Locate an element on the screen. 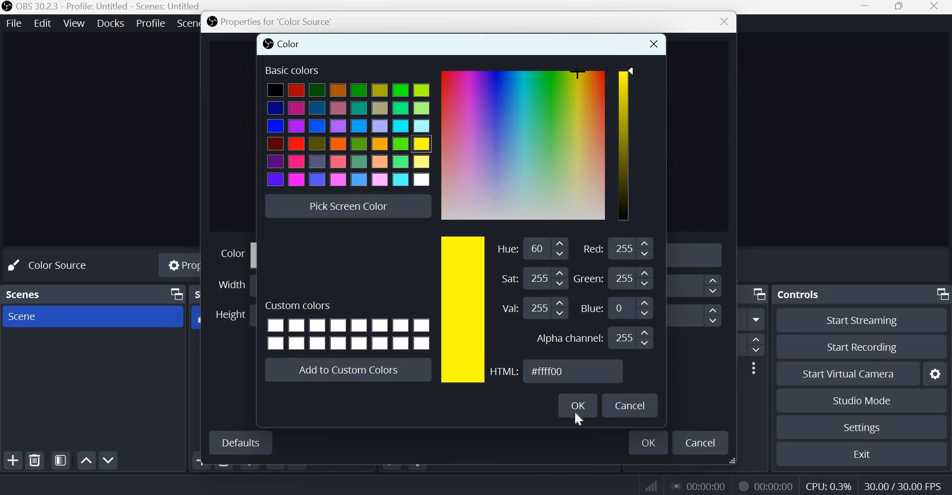 Image resolution: width=952 pixels, height=495 pixels. Scene Collection is located at coordinates (187, 23).